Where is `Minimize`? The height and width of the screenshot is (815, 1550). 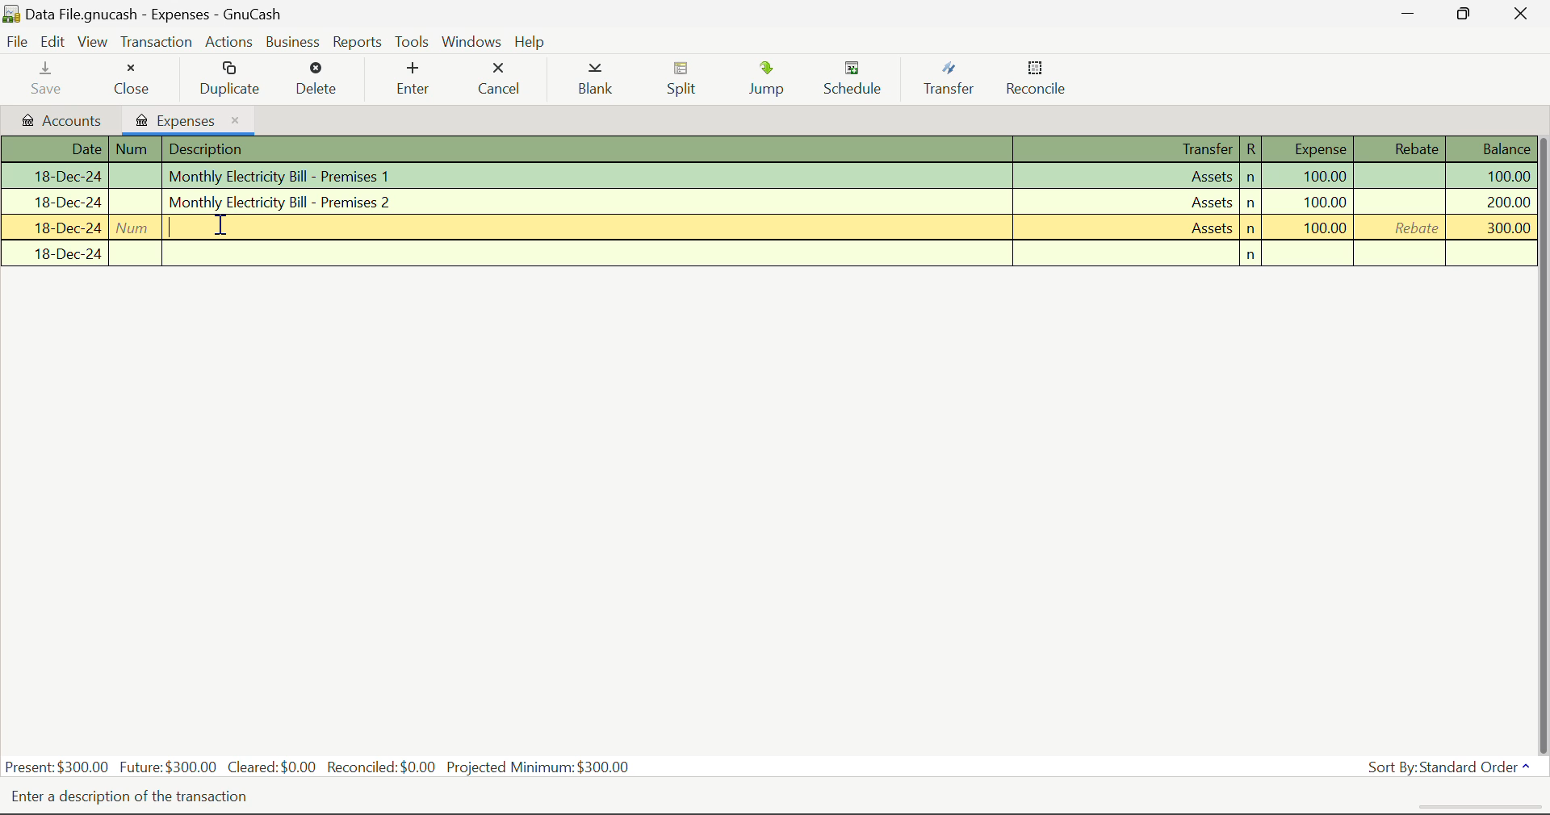
Minimize is located at coordinates (1466, 16).